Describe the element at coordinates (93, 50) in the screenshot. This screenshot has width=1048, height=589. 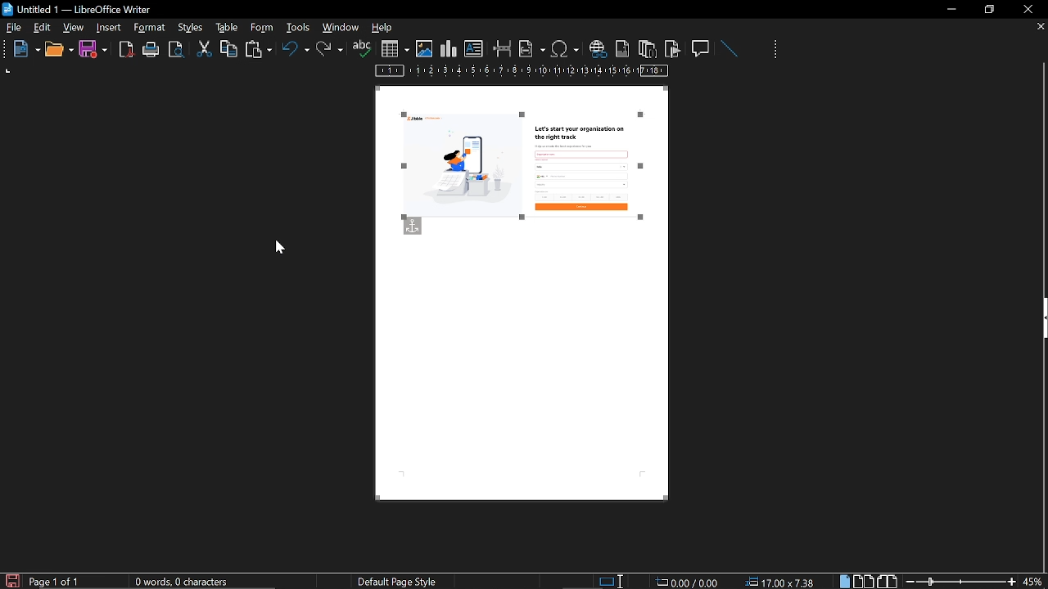
I see `save` at that location.